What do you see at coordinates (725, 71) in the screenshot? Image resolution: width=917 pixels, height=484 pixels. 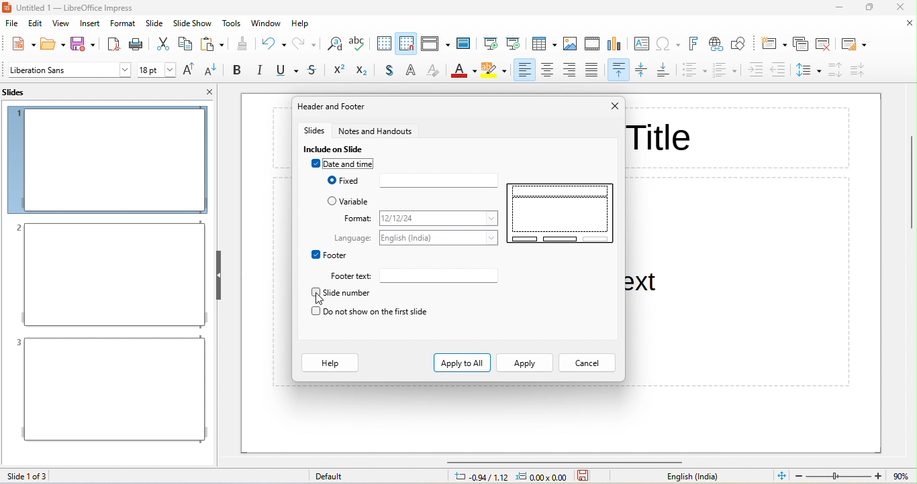 I see `ordered list` at bounding box center [725, 71].